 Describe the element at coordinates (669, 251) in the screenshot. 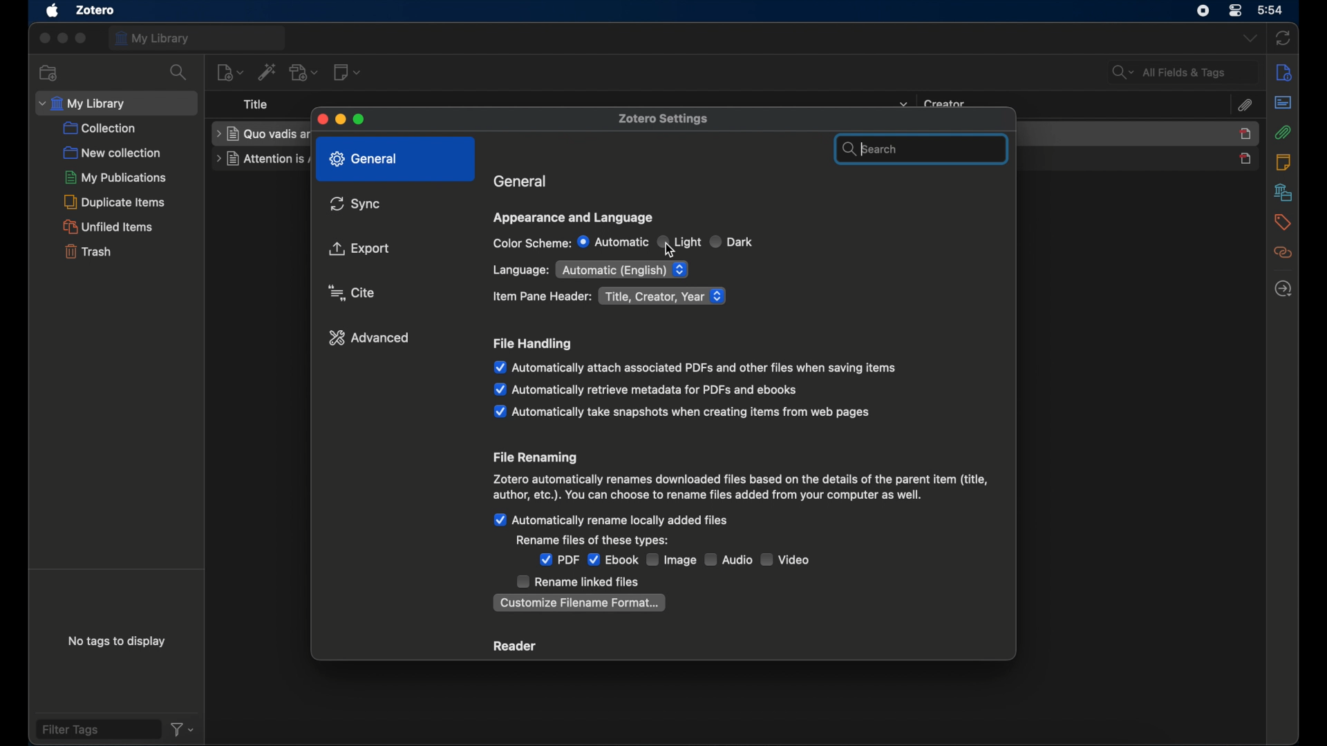

I see `Cursor` at that location.